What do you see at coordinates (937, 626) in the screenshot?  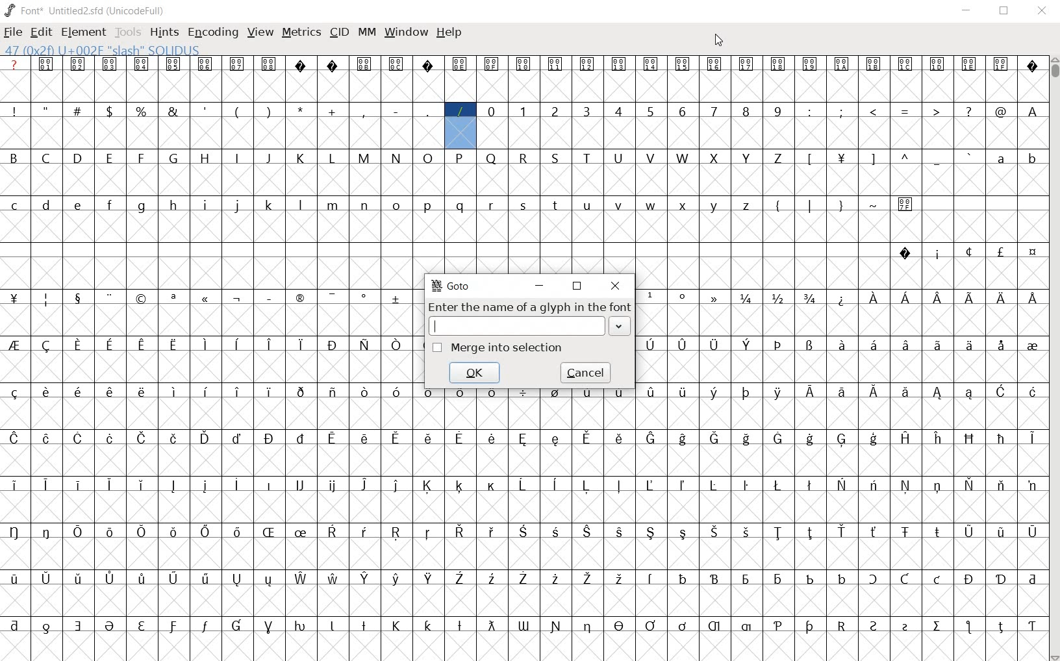 I see `glyph` at bounding box center [937, 626].